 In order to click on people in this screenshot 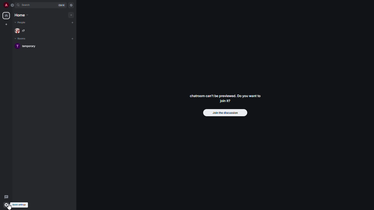, I will do `click(22, 23)`.